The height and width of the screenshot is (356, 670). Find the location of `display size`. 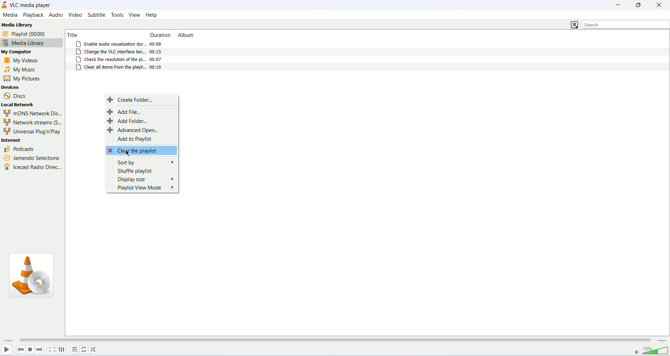

display size is located at coordinates (147, 179).